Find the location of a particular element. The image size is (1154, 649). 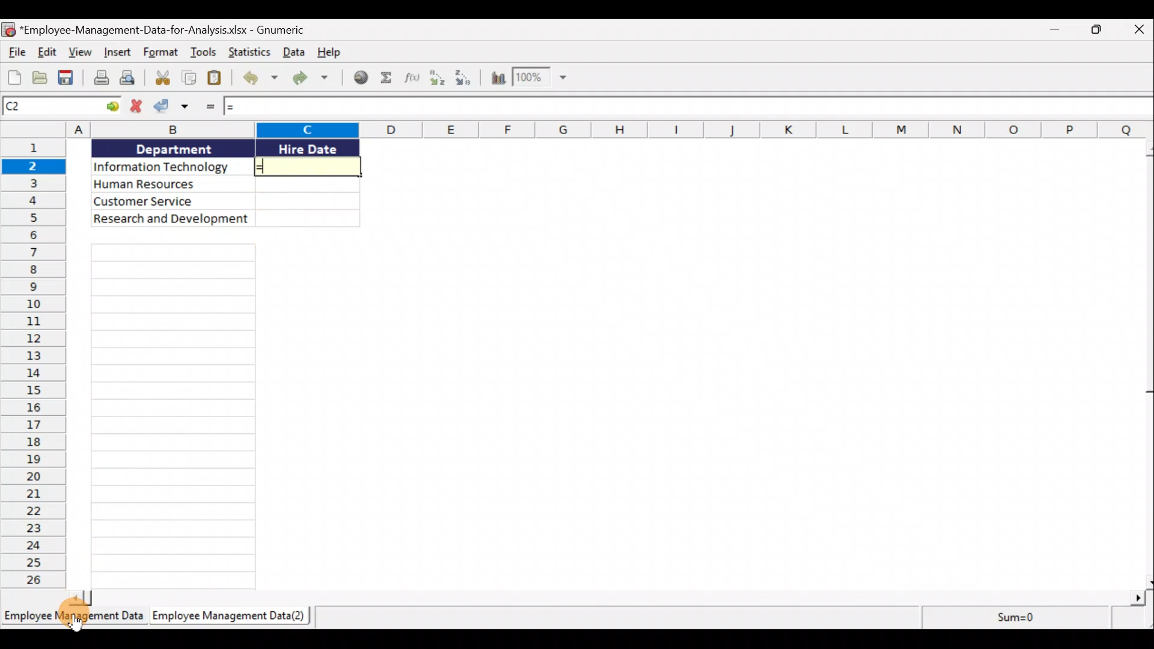

Scroll bar is located at coordinates (1146, 364).